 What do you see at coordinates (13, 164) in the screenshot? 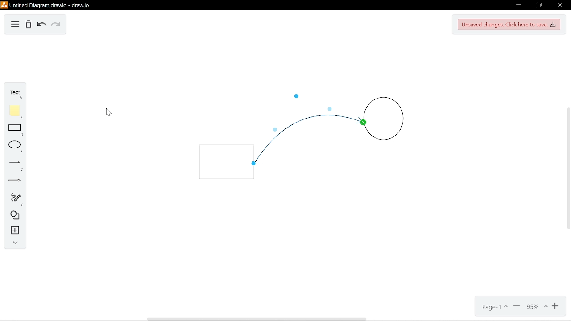
I see `Line` at bounding box center [13, 164].